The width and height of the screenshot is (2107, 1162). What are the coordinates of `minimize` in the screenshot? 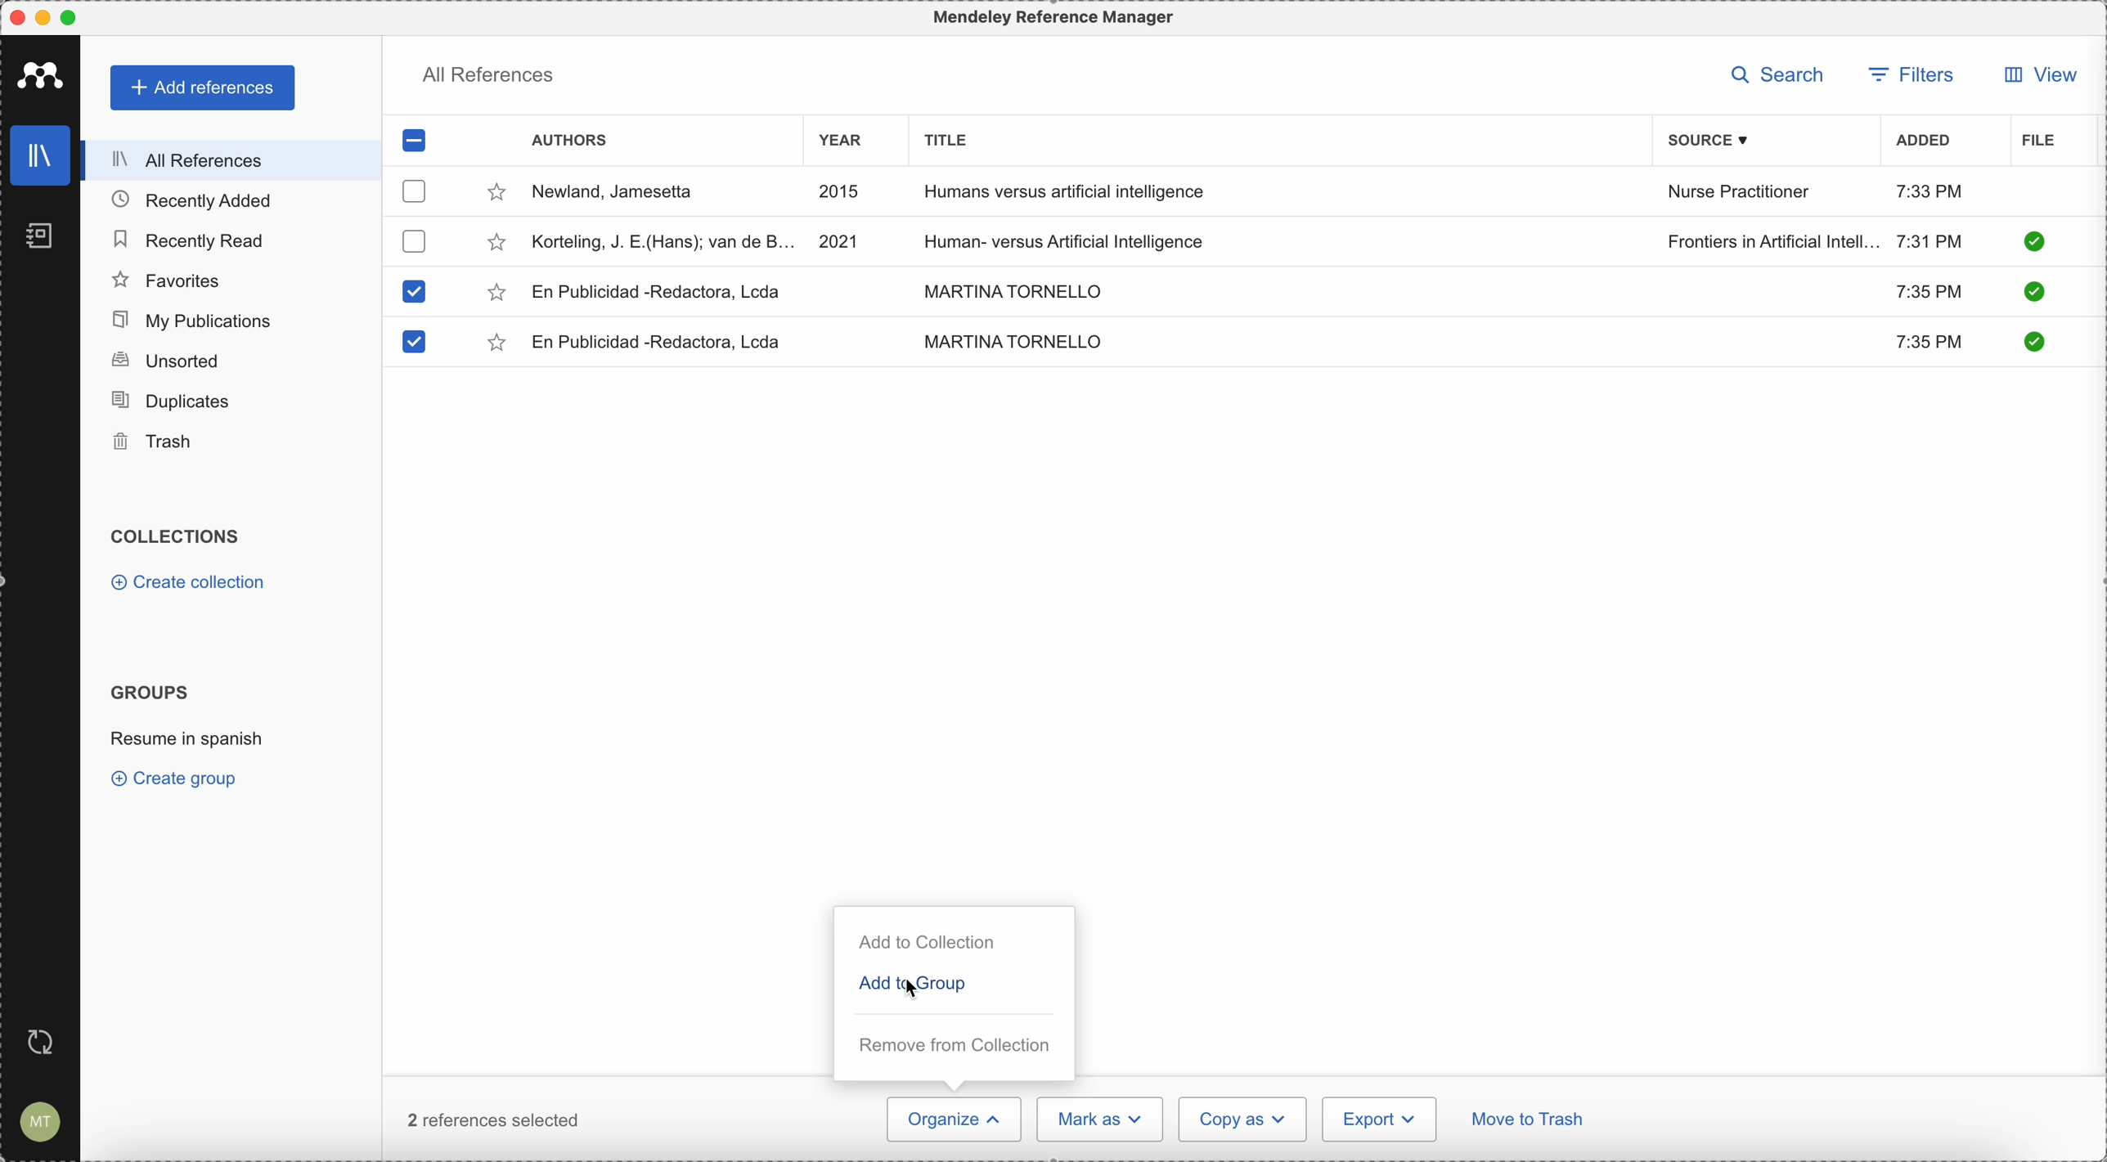 It's located at (47, 19).